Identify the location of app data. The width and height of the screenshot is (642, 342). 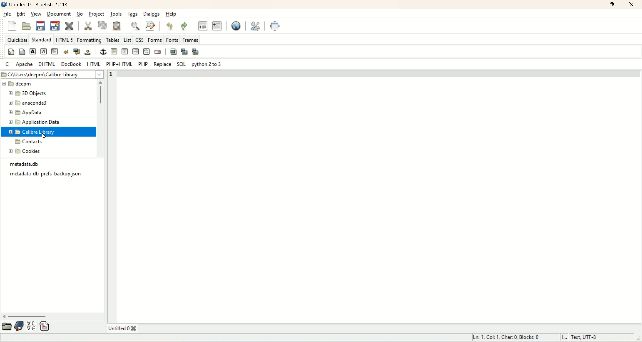
(25, 112).